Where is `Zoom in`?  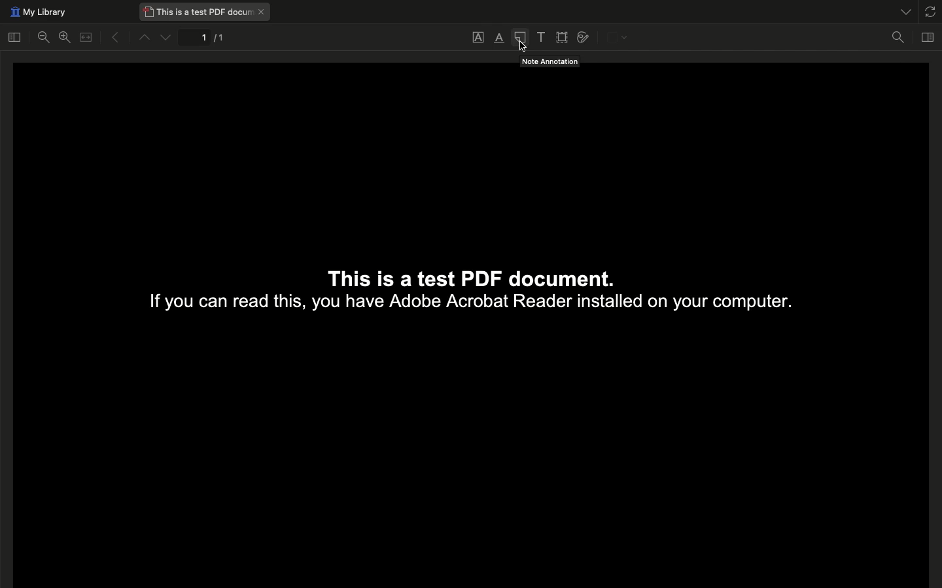 Zoom in is located at coordinates (64, 37).